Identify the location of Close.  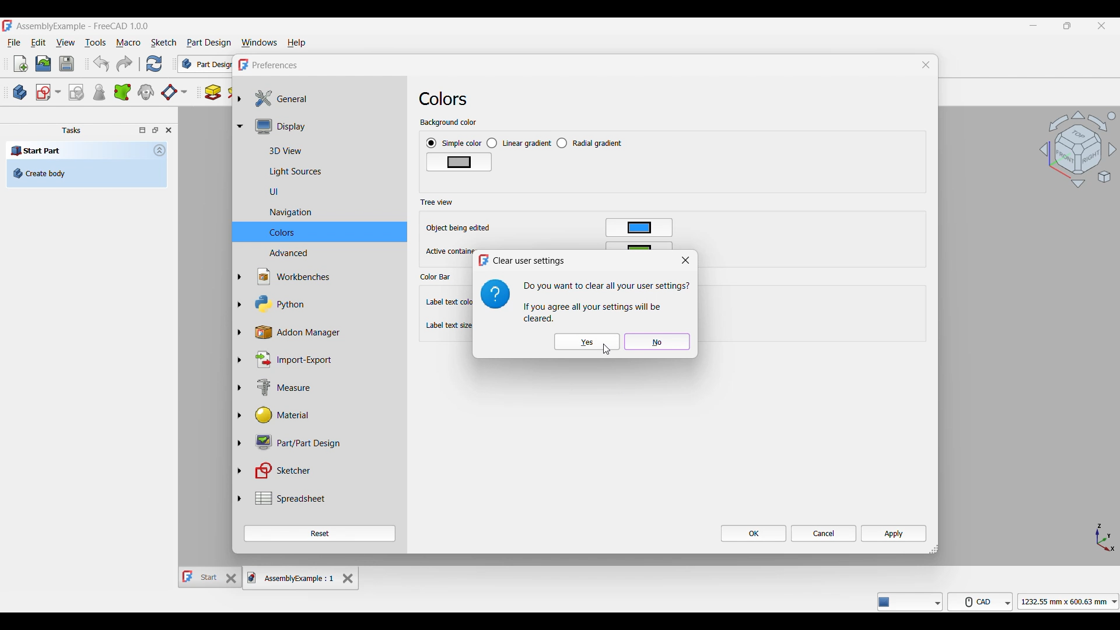
(168, 130).